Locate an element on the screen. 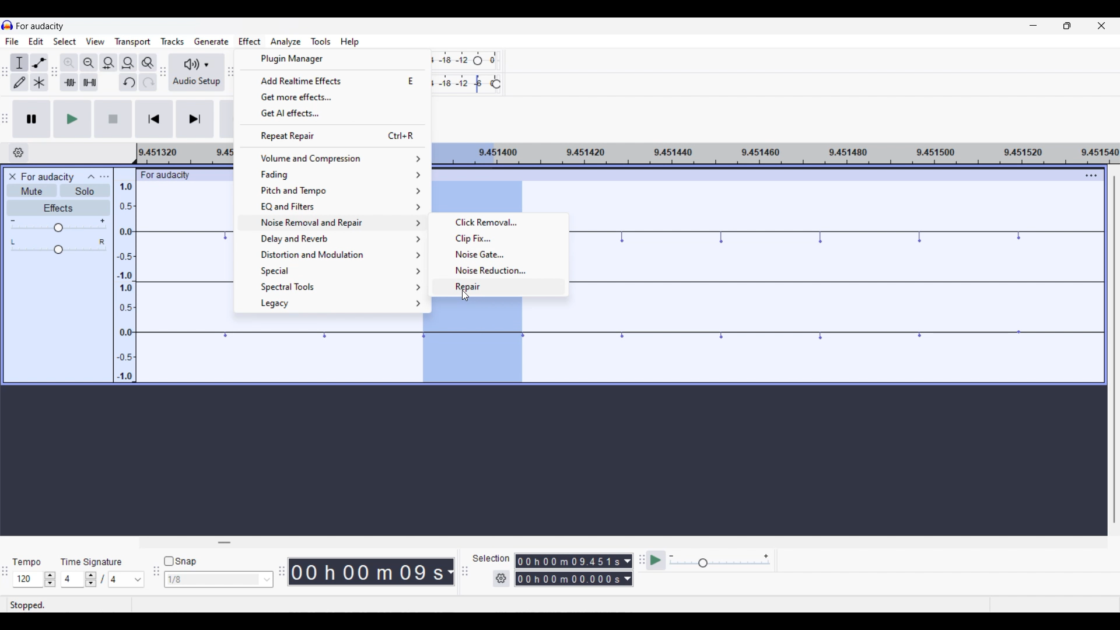 The image size is (1120, 630). Show in smaller tab is located at coordinates (1067, 26).